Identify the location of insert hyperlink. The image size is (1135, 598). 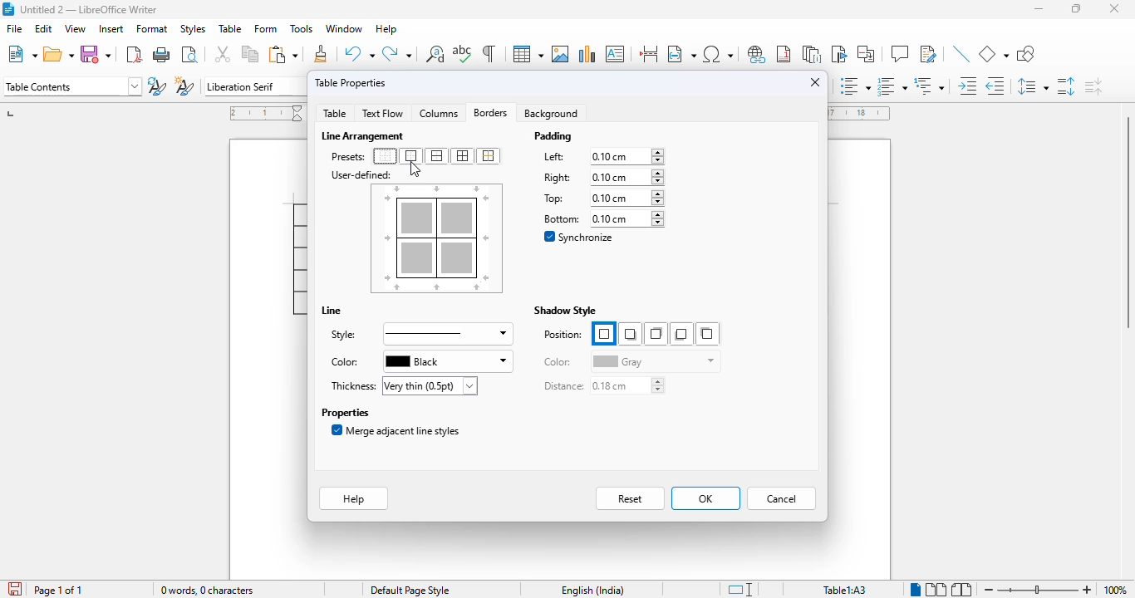
(757, 53).